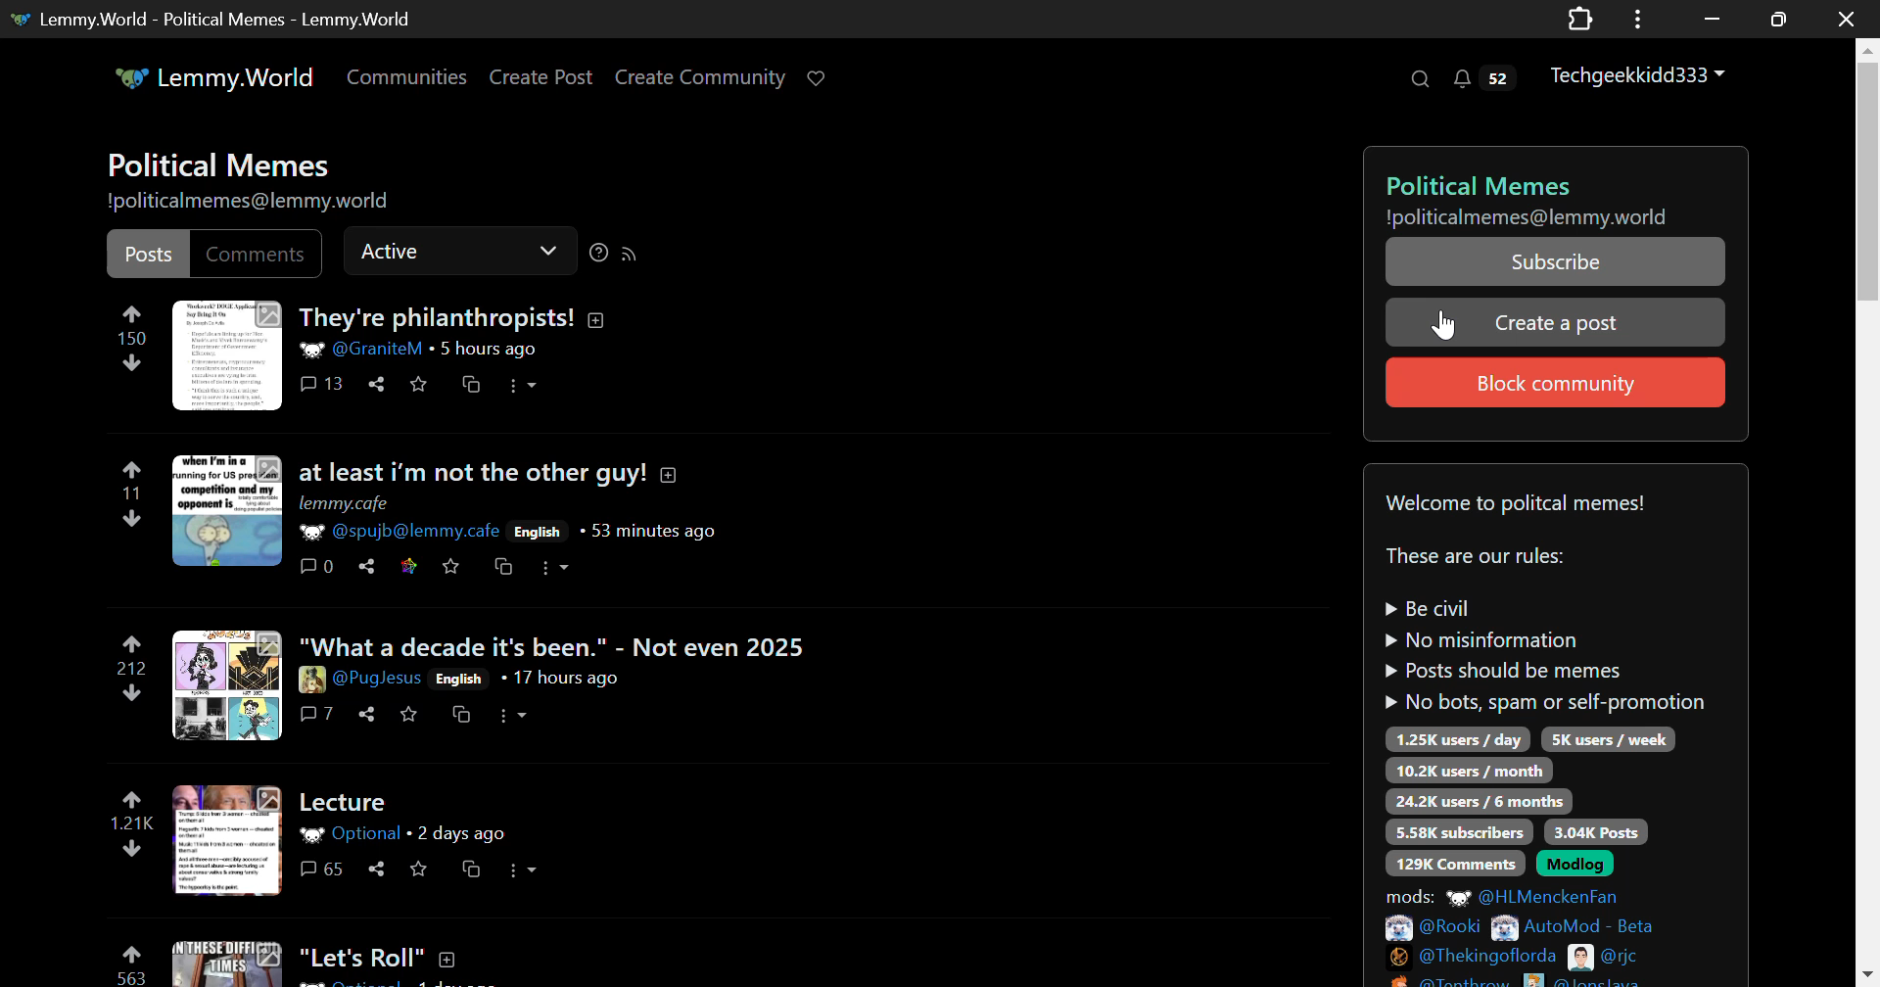  What do you see at coordinates (130, 494) in the screenshot?
I see `Post Vote Counter` at bounding box center [130, 494].